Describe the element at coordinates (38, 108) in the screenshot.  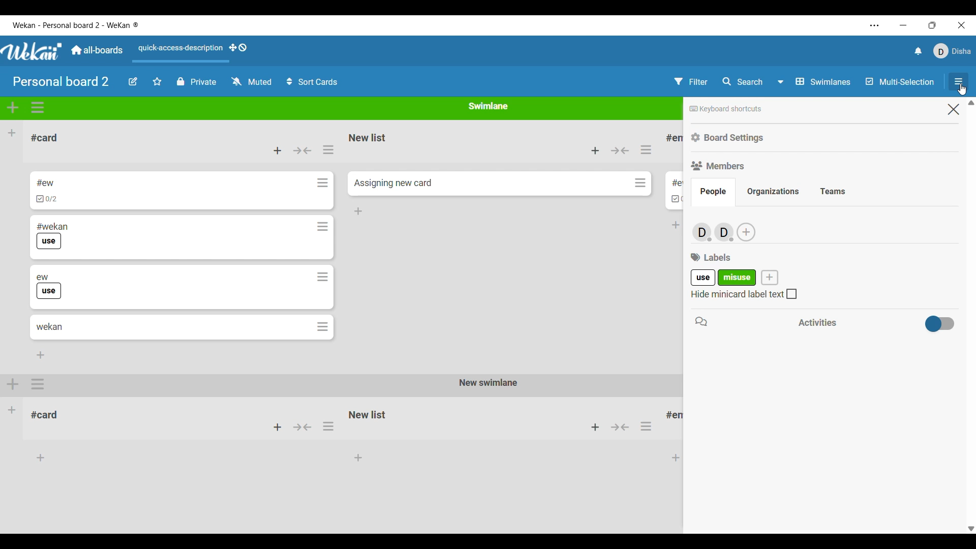
I see `Swimlane actions` at that location.